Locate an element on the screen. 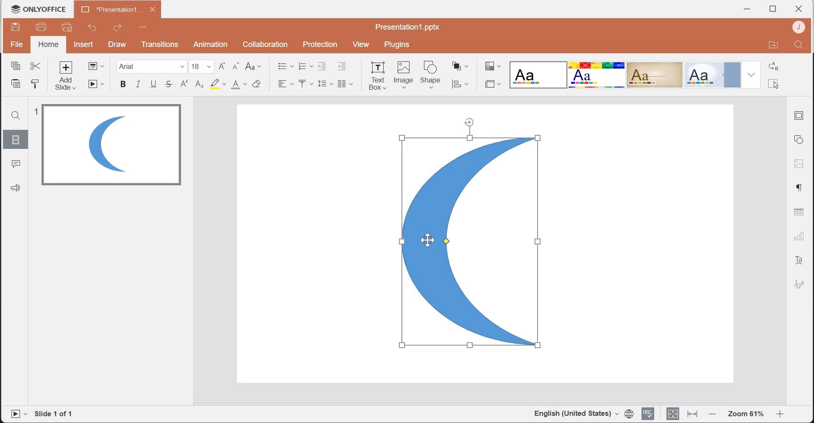  font size is located at coordinates (202, 67).